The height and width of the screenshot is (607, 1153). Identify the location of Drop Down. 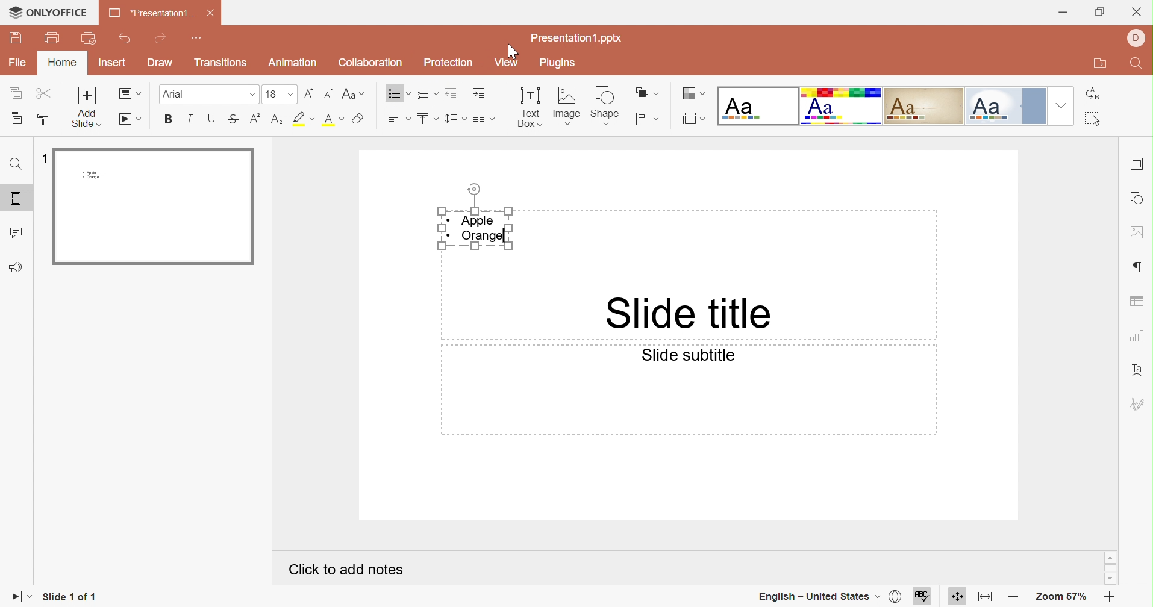
(252, 95).